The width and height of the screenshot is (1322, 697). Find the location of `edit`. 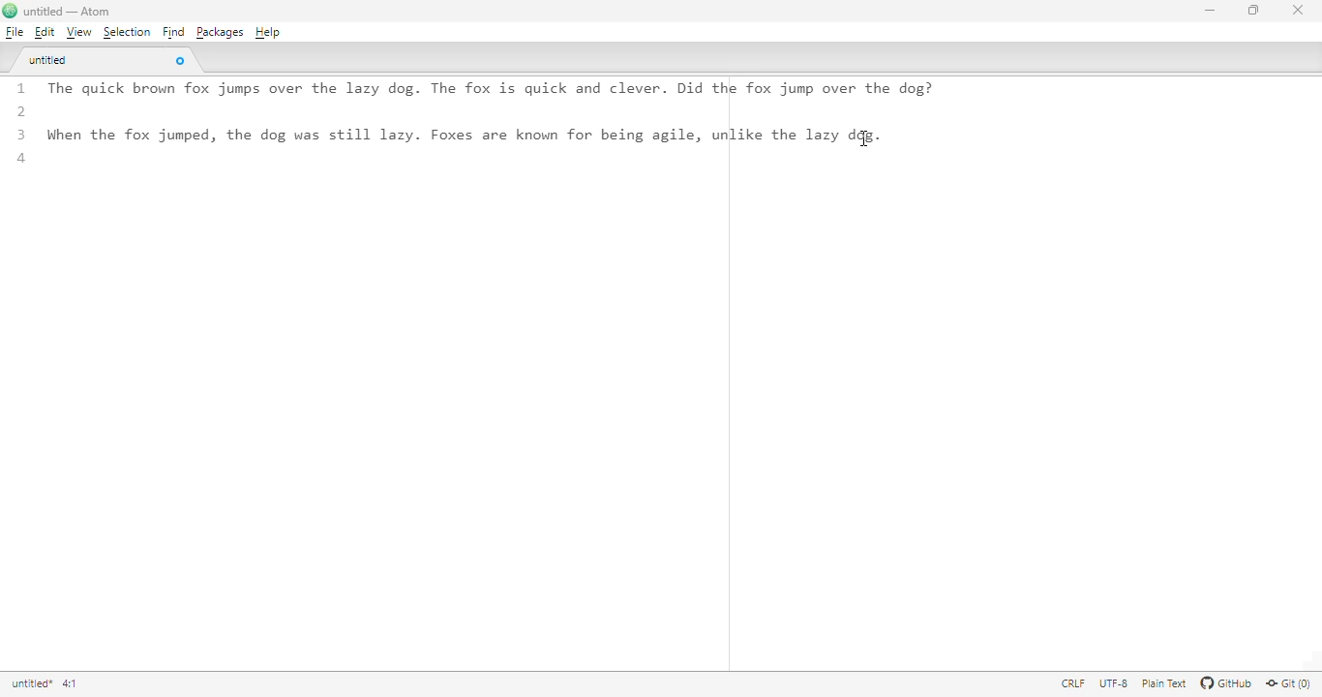

edit is located at coordinates (44, 32).